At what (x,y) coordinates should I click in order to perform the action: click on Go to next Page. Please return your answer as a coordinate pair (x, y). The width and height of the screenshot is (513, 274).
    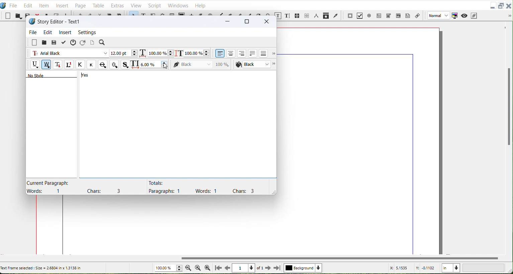
    Looking at the image, I should click on (268, 268).